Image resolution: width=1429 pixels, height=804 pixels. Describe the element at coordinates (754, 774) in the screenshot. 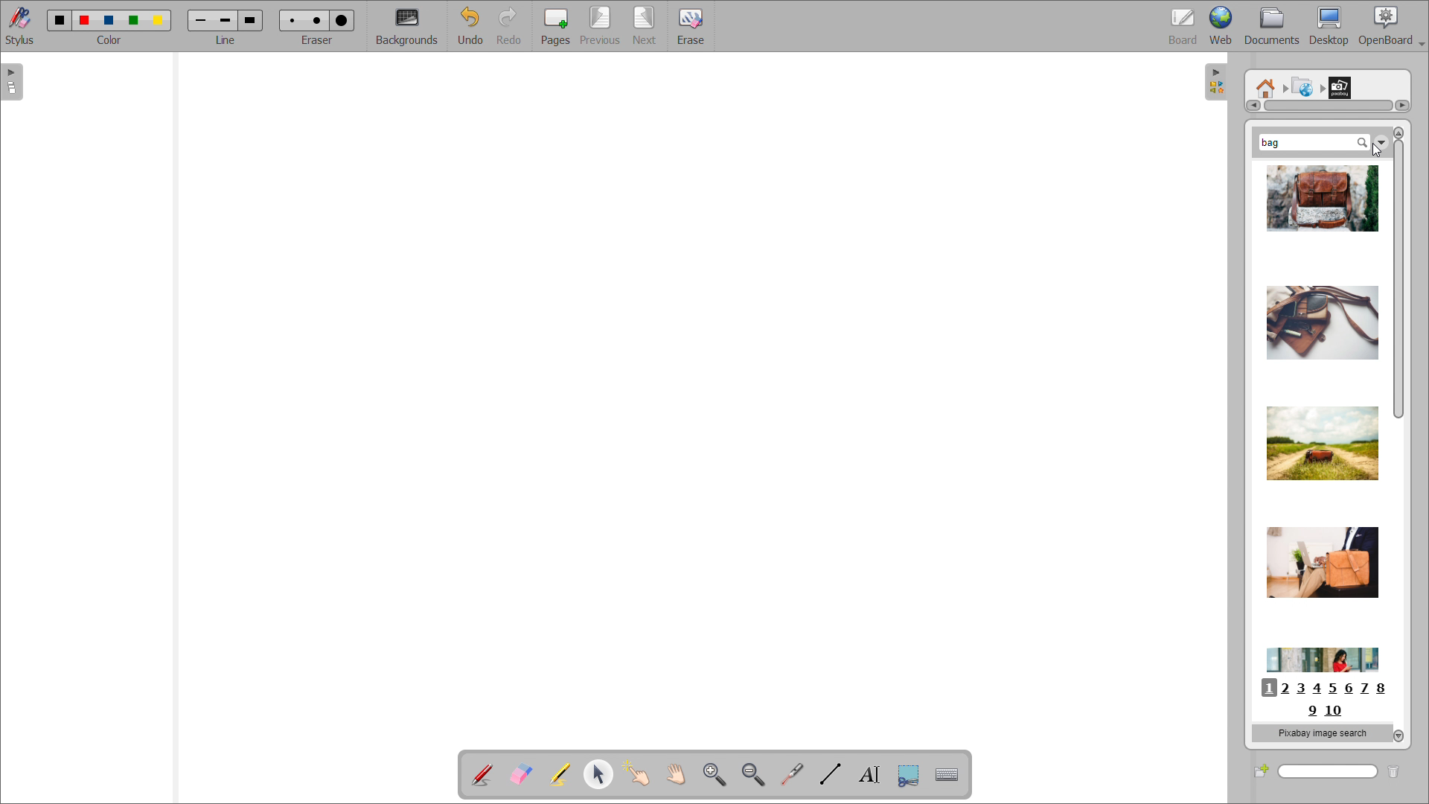

I see `zoom out` at that location.